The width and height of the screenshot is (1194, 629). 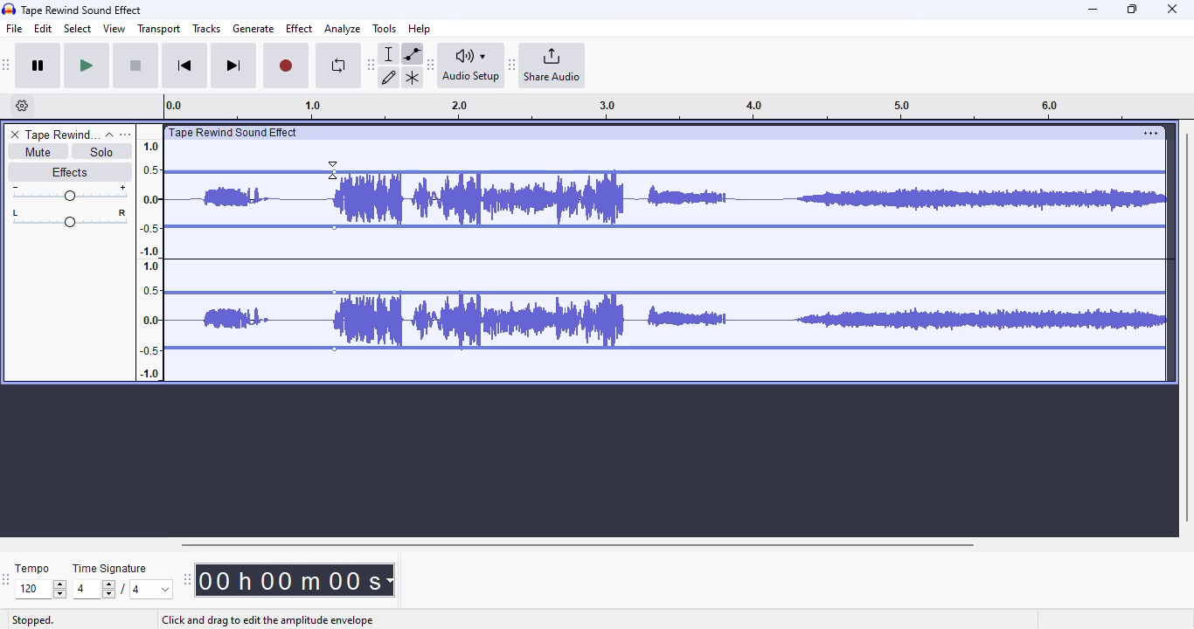 I want to click on Volume of the track reduced, so click(x=244, y=253).